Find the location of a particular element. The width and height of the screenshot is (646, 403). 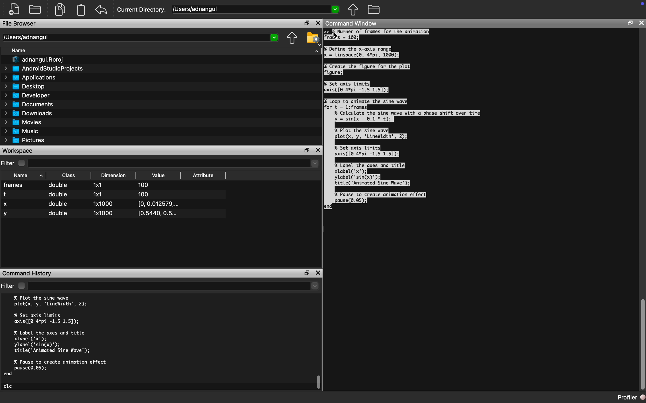

t double x1 100 is located at coordinates (80, 194).